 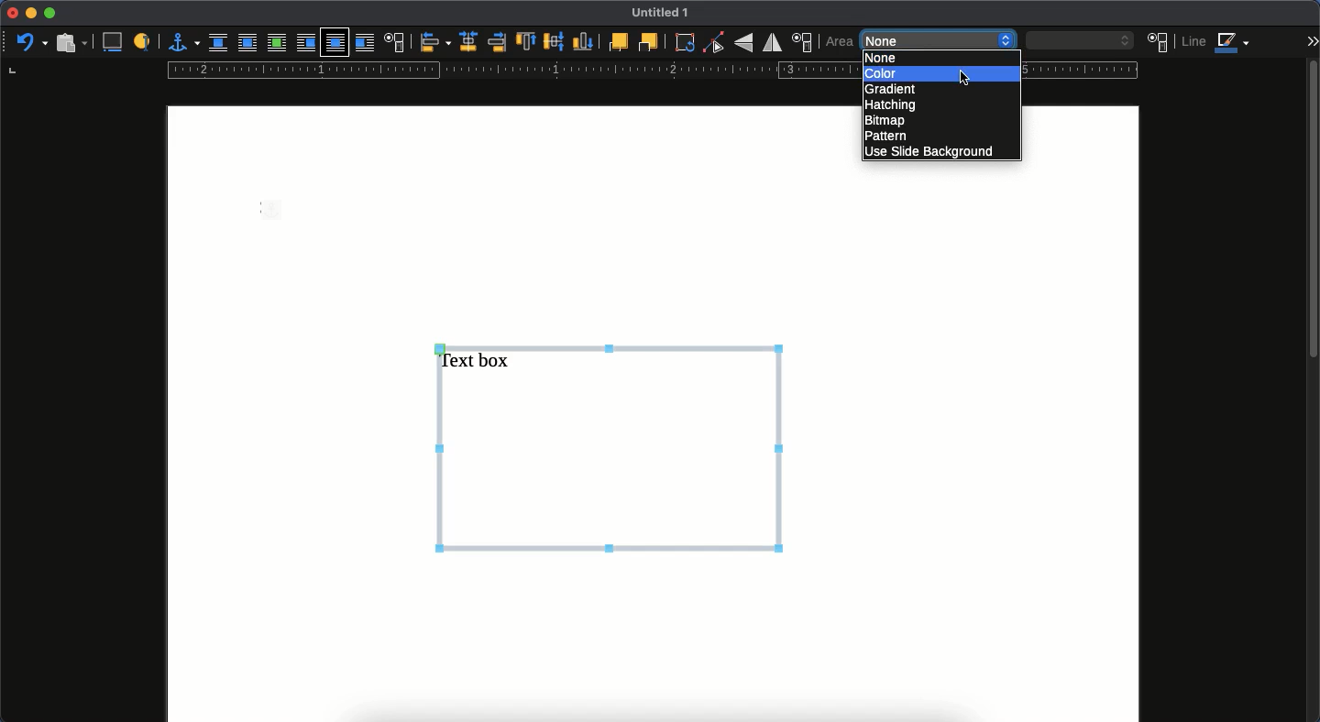 What do you see at coordinates (1159, 41) in the screenshot?
I see `area` at bounding box center [1159, 41].